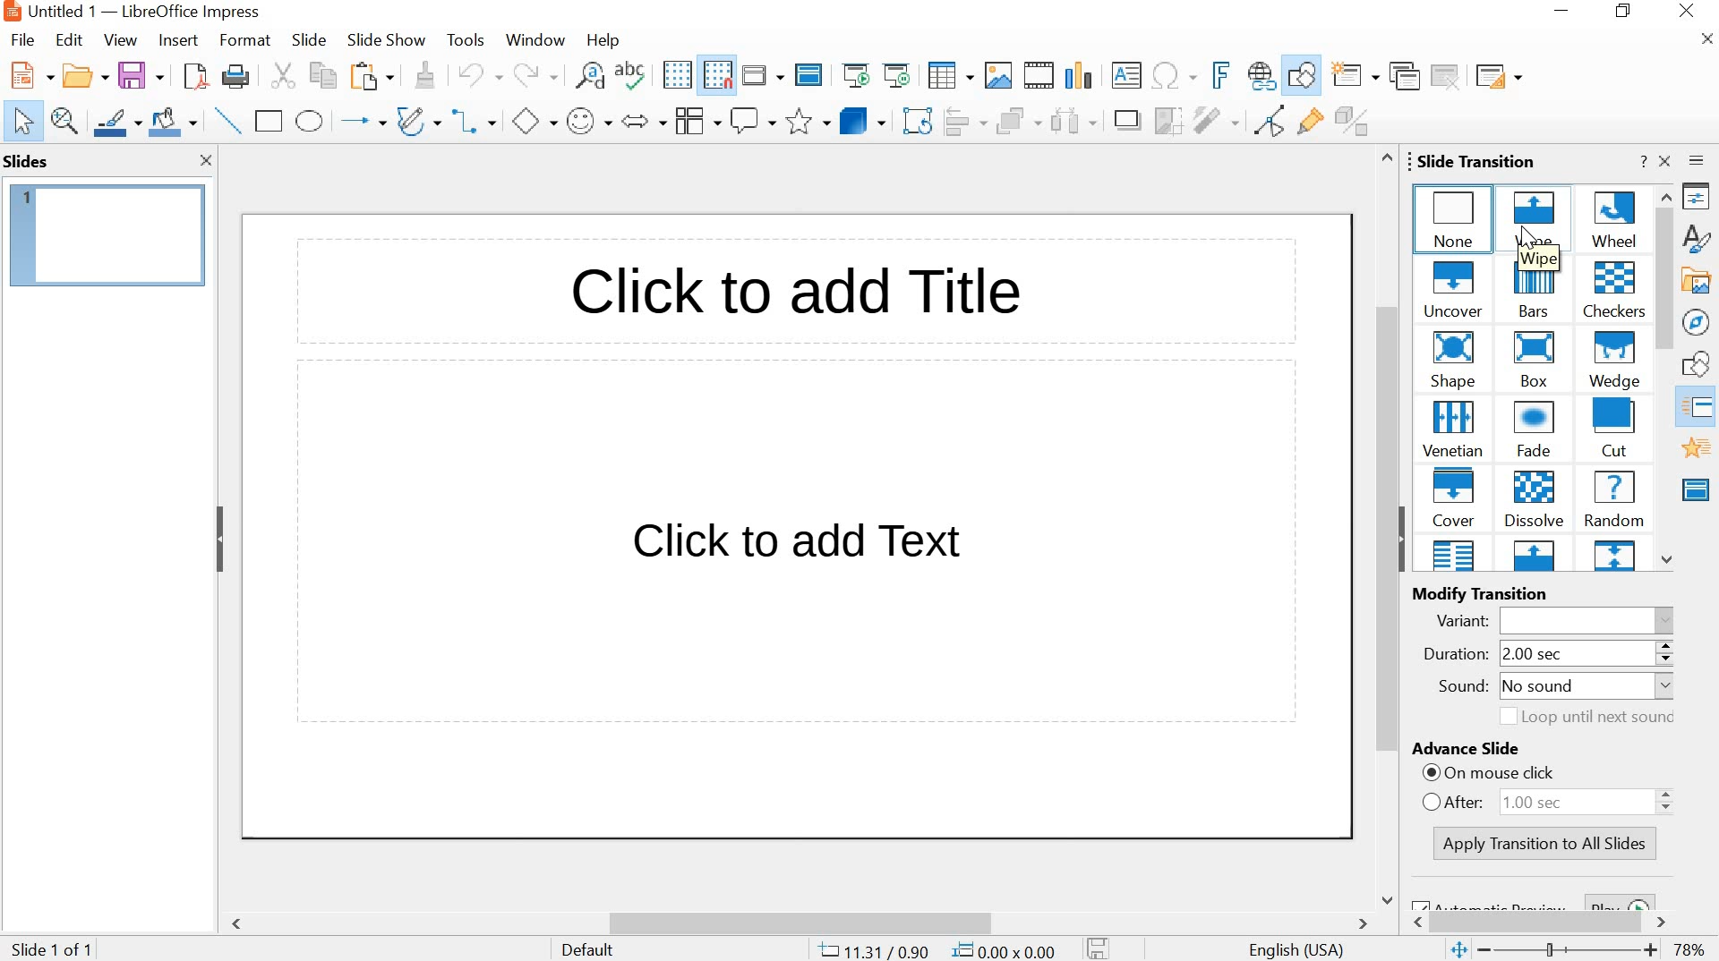 The image size is (1719, 961). Describe the element at coordinates (1535, 557) in the screenshot. I see `OTHER slide transition styles` at that location.